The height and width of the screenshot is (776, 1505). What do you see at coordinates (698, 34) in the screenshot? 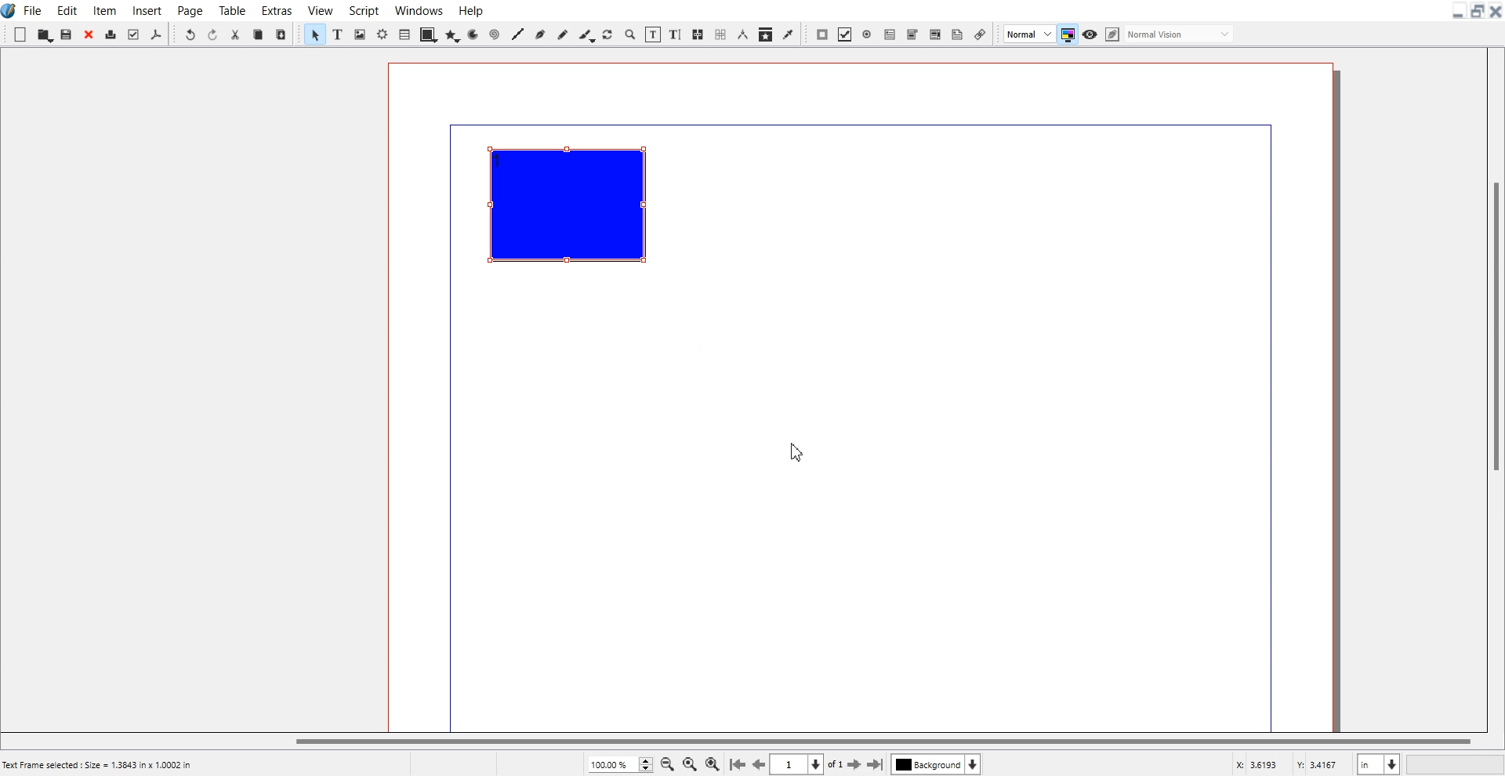
I see `Link Text Frame` at bounding box center [698, 34].